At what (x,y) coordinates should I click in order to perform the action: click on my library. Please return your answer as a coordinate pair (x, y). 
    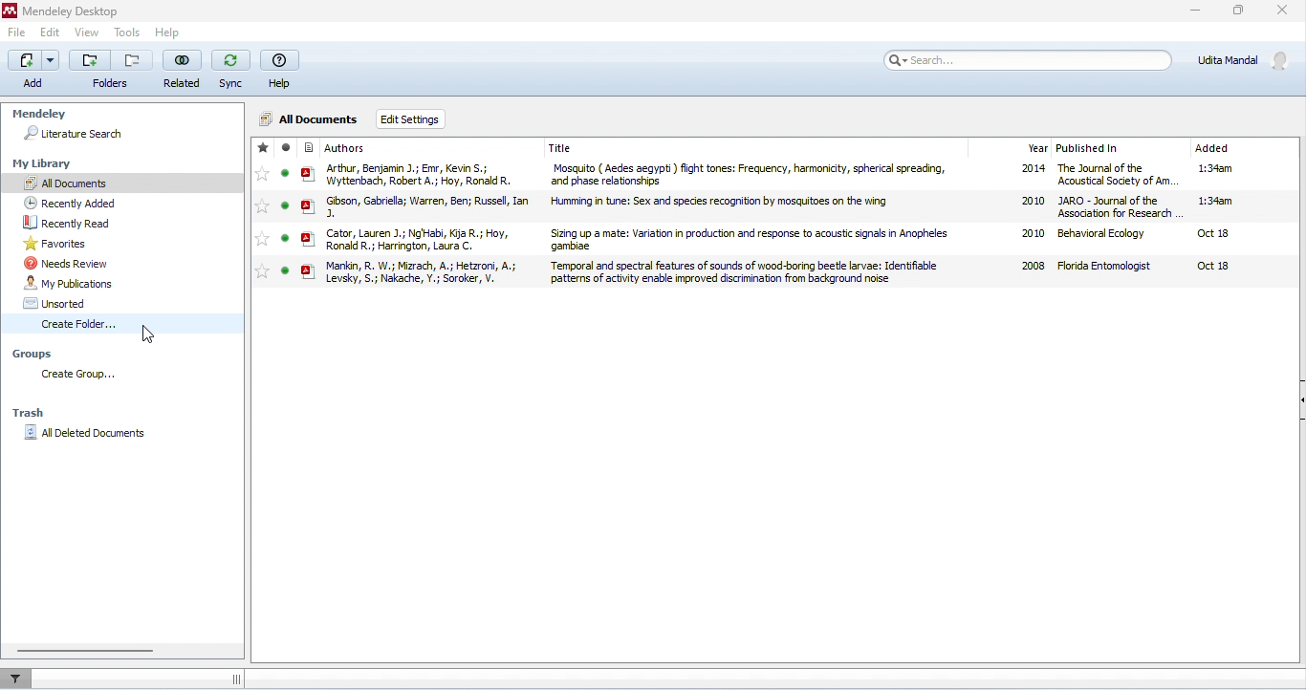
    Looking at the image, I should click on (45, 164).